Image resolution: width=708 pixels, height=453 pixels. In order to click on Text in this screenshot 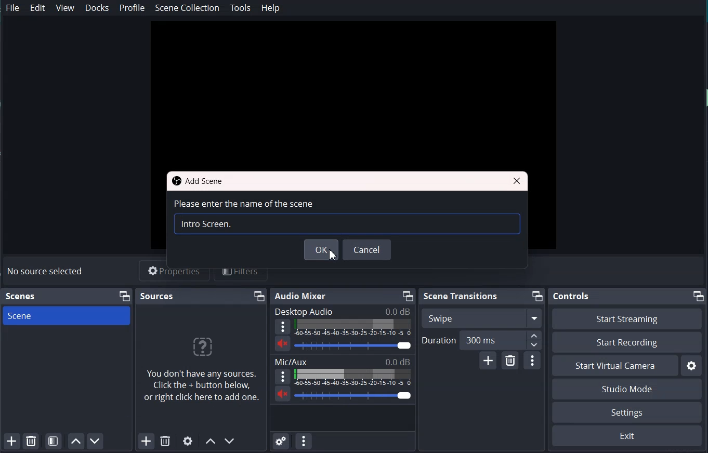, I will do `click(207, 224)`.